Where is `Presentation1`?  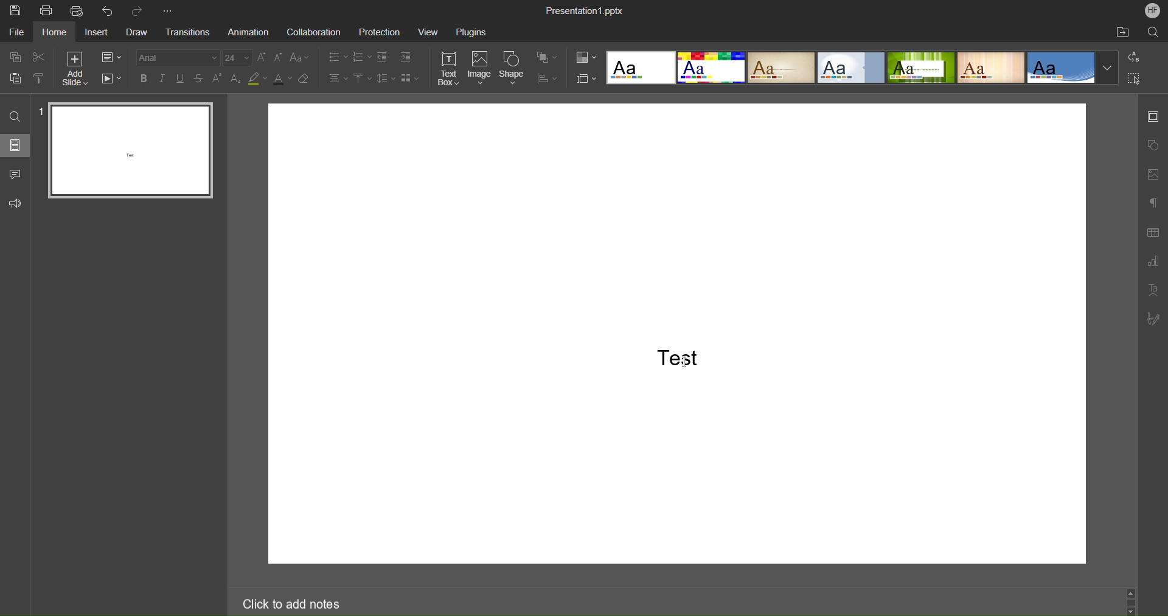
Presentation1 is located at coordinates (585, 12).